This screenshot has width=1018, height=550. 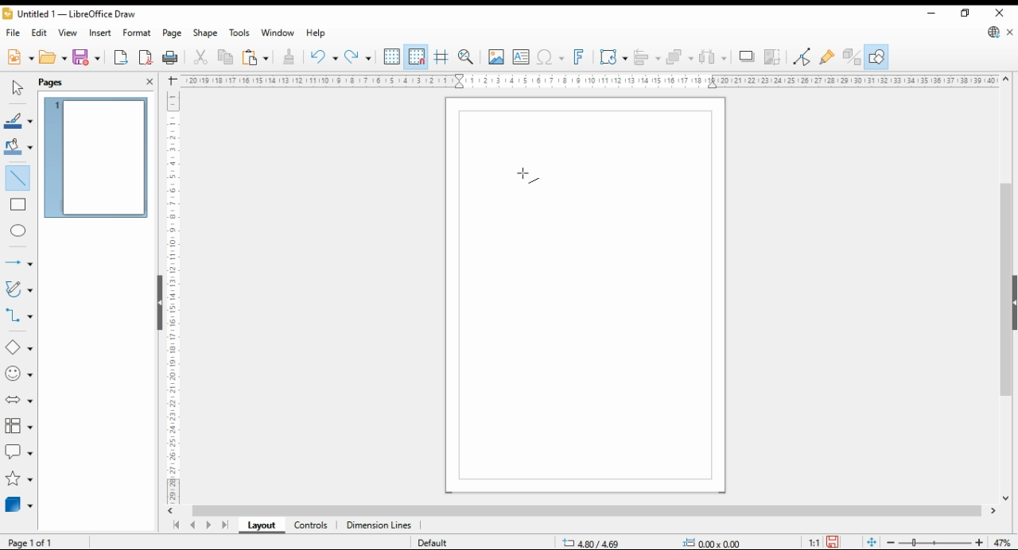 What do you see at coordinates (18, 374) in the screenshot?
I see `symbol shapes` at bounding box center [18, 374].